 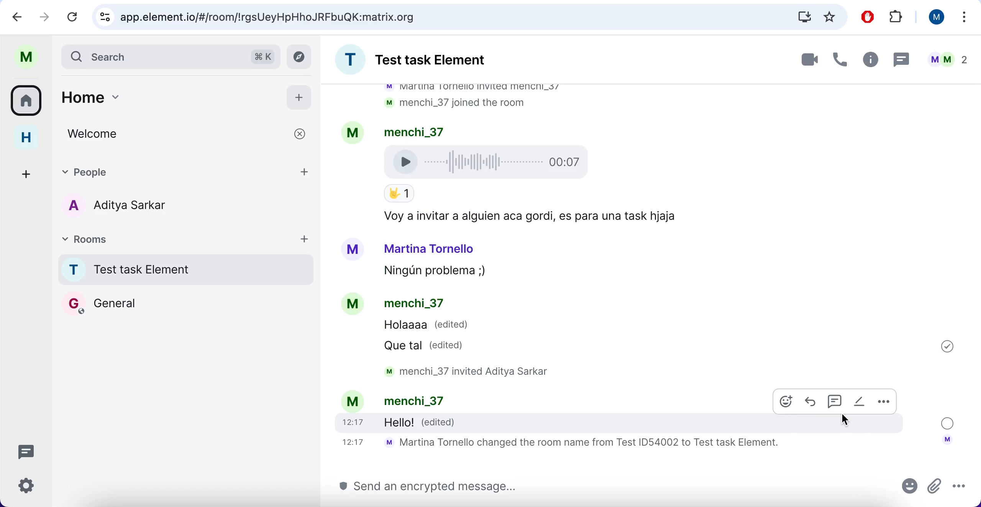 What do you see at coordinates (947, 442) in the screenshot?
I see `account` at bounding box center [947, 442].